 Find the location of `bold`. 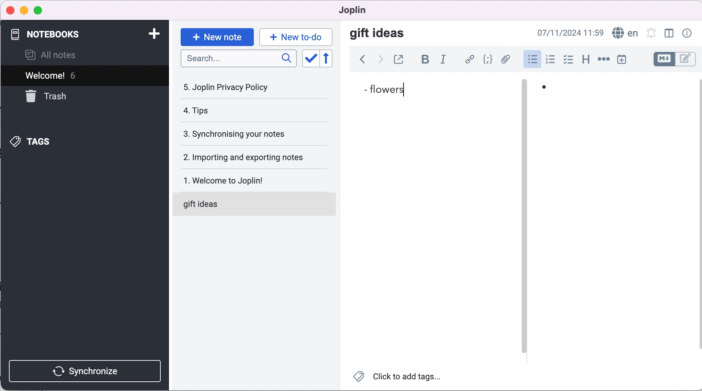

bold is located at coordinates (425, 60).